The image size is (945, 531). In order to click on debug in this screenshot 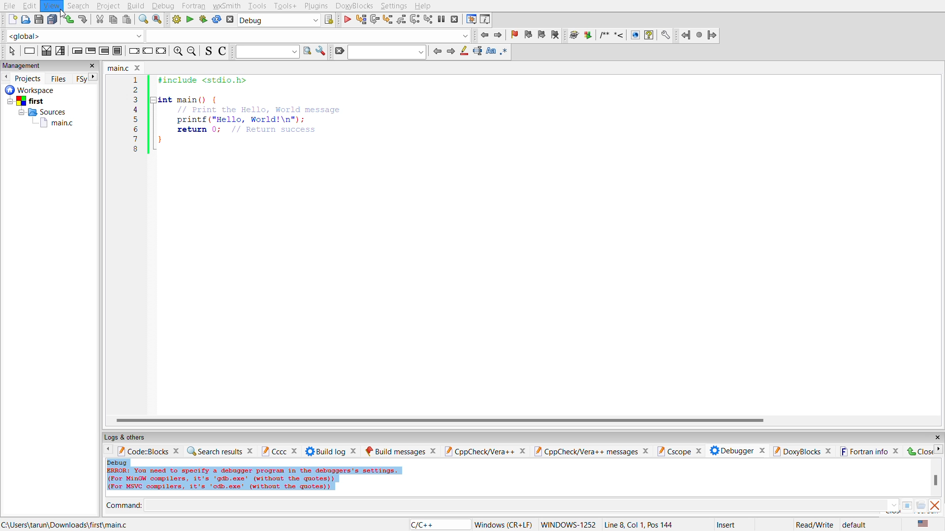, I will do `click(163, 6)`.